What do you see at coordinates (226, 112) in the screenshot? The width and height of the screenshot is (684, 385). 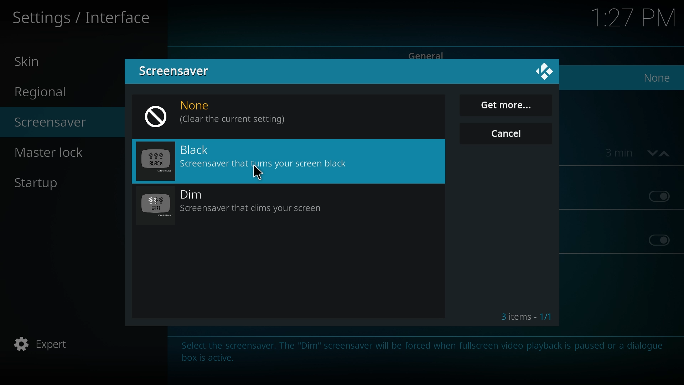 I see `none` at bounding box center [226, 112].